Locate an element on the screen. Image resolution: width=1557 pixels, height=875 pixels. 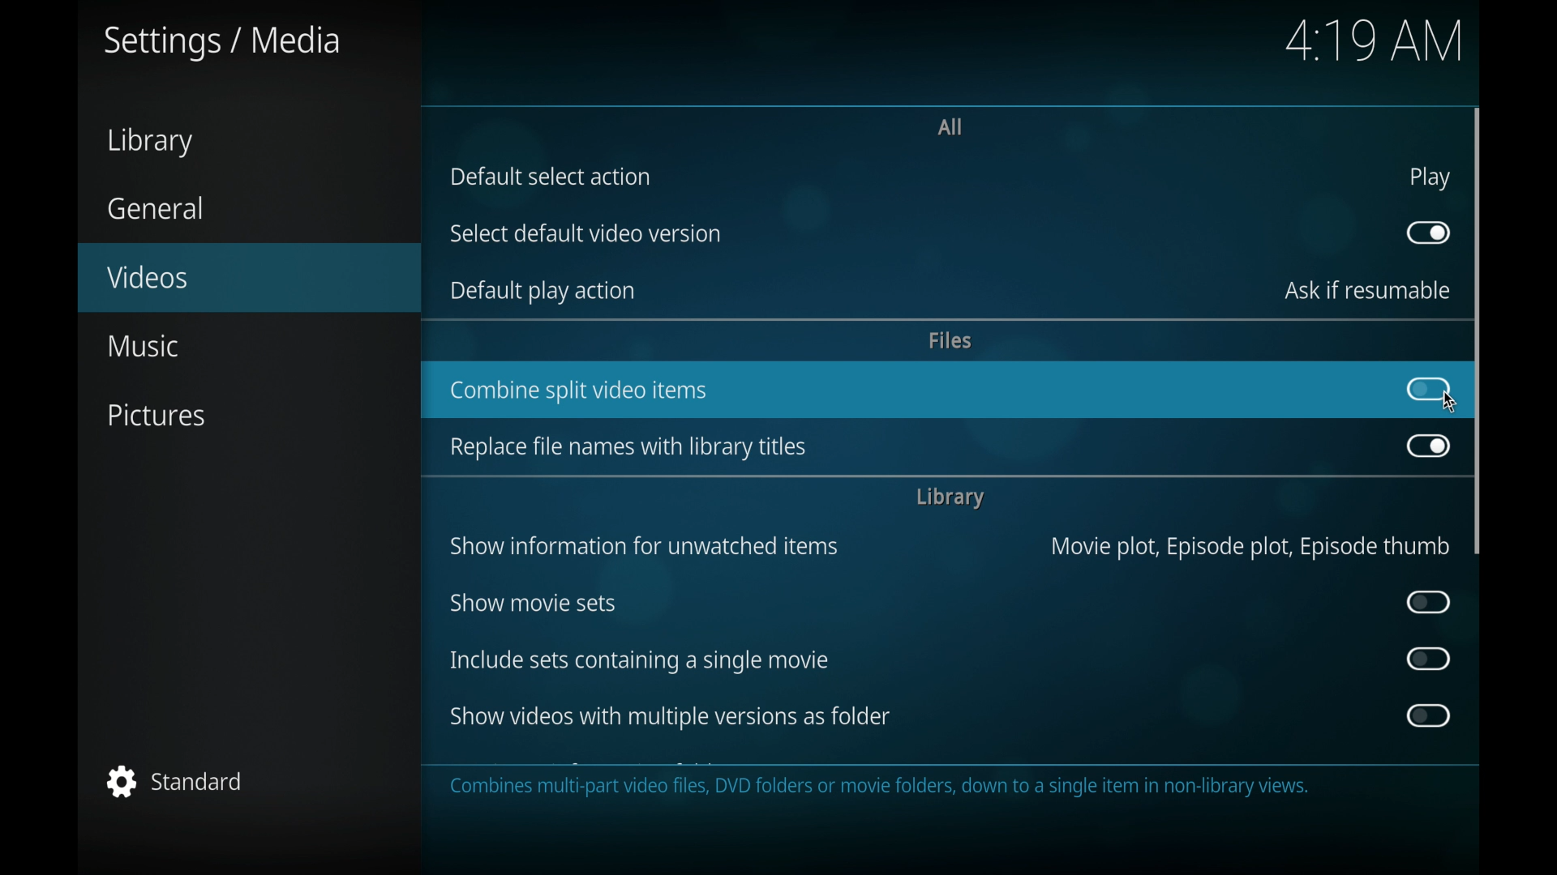
general is located at coordinates (154, 208).